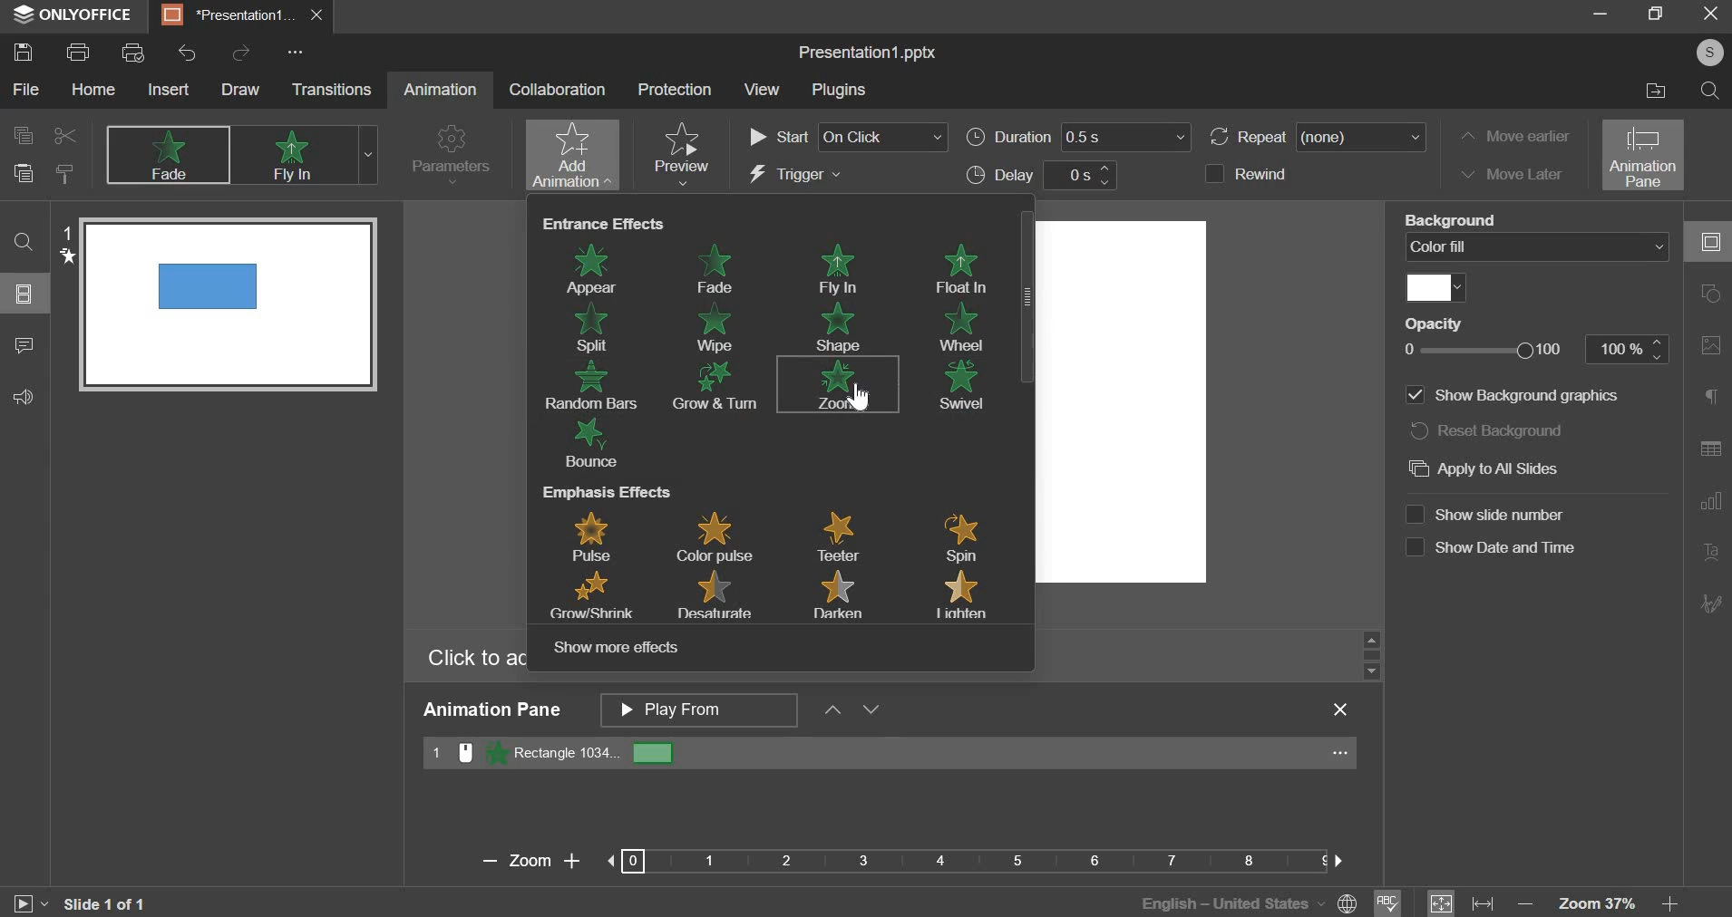 The height and width of the screenshot is (917, 1732). I want to click on color fill, so click(1536, 247).